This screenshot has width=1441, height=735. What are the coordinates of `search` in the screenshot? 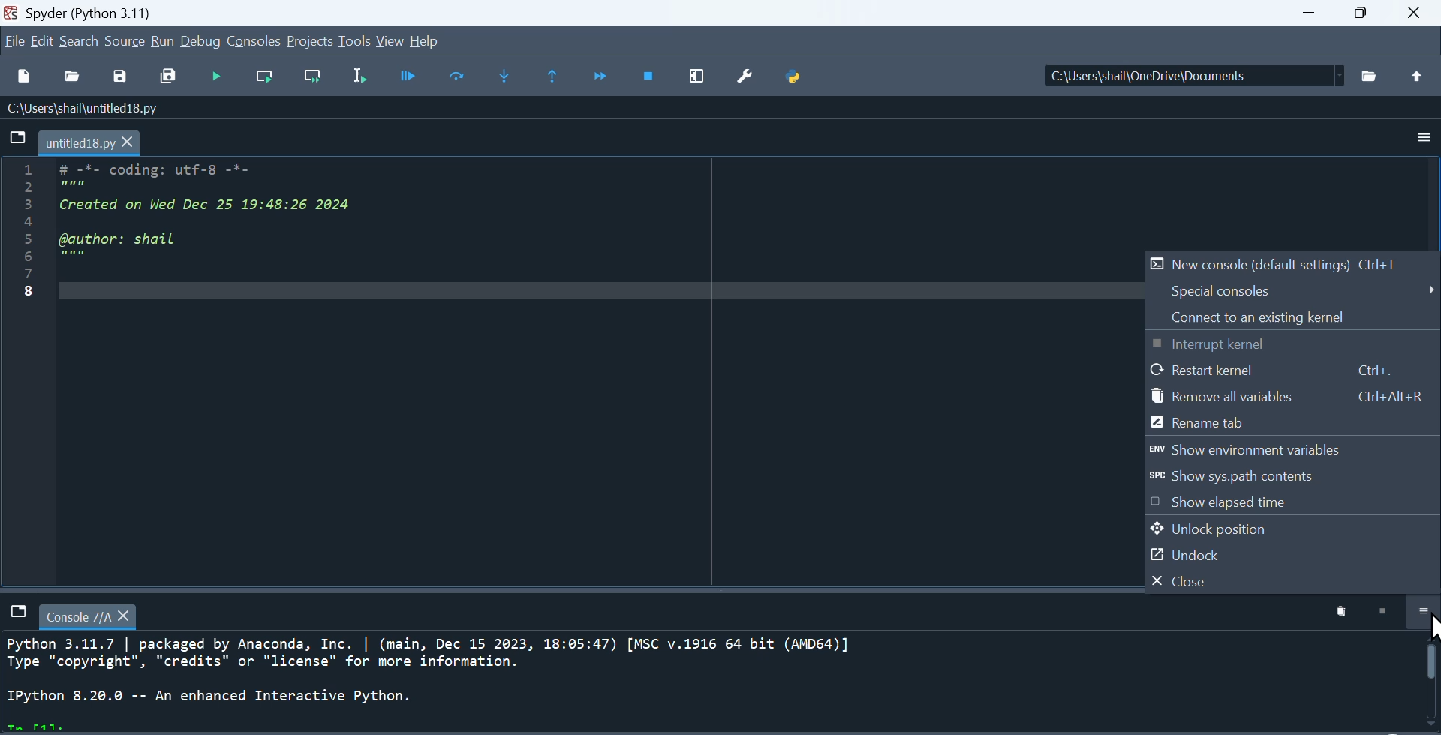 It's located at (80, 43).